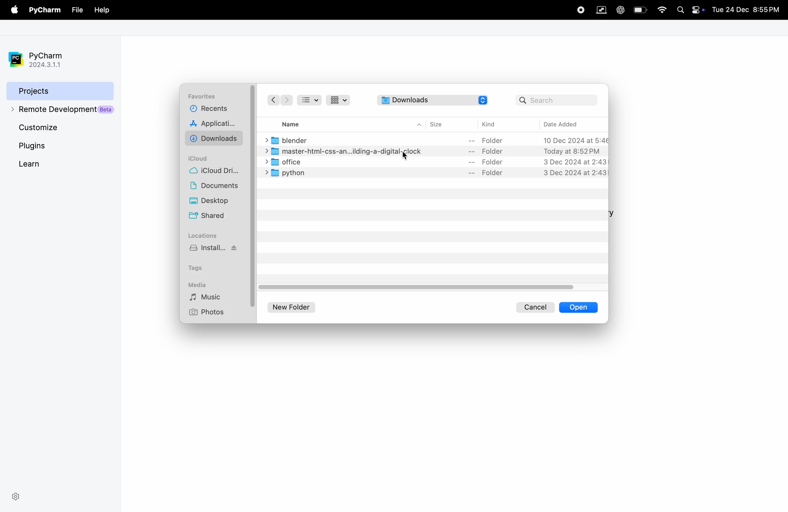 This screenshot has height=512, width=788. Describe the element at coordinates (579, 9) in the screenshot. I see `record` at that location.